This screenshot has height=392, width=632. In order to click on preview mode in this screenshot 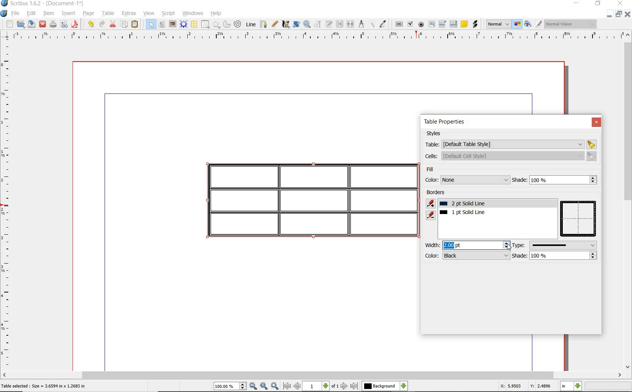, I will do `click(527, 24)`.